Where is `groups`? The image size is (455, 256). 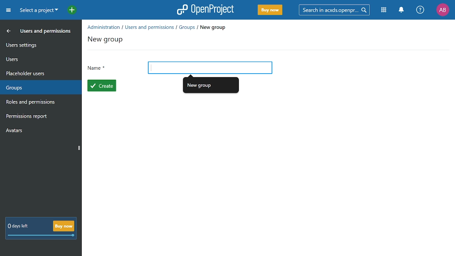
groups is located at coordinates (38, 88).